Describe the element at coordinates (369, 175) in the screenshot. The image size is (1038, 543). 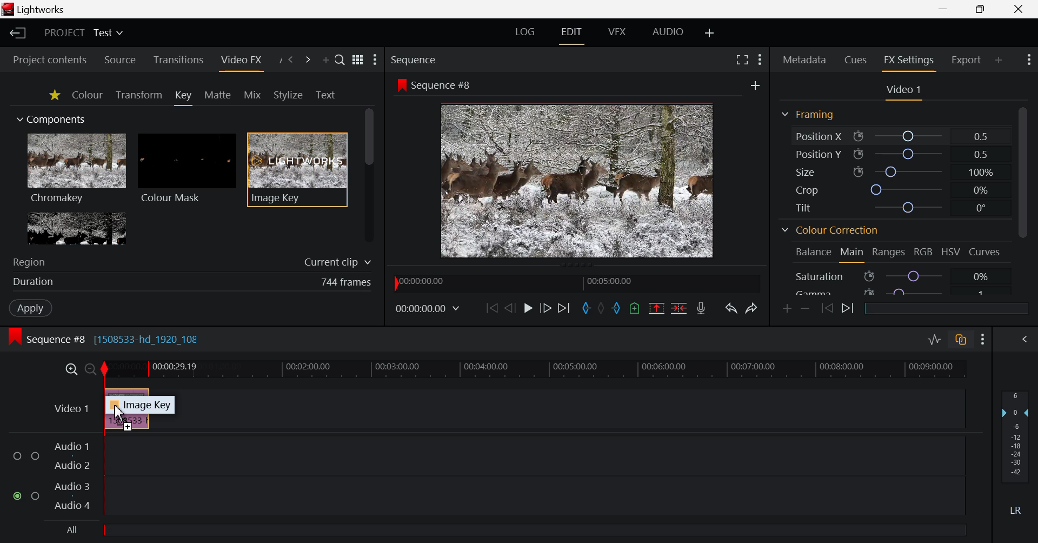
I see `Scroll Bar` at that location.